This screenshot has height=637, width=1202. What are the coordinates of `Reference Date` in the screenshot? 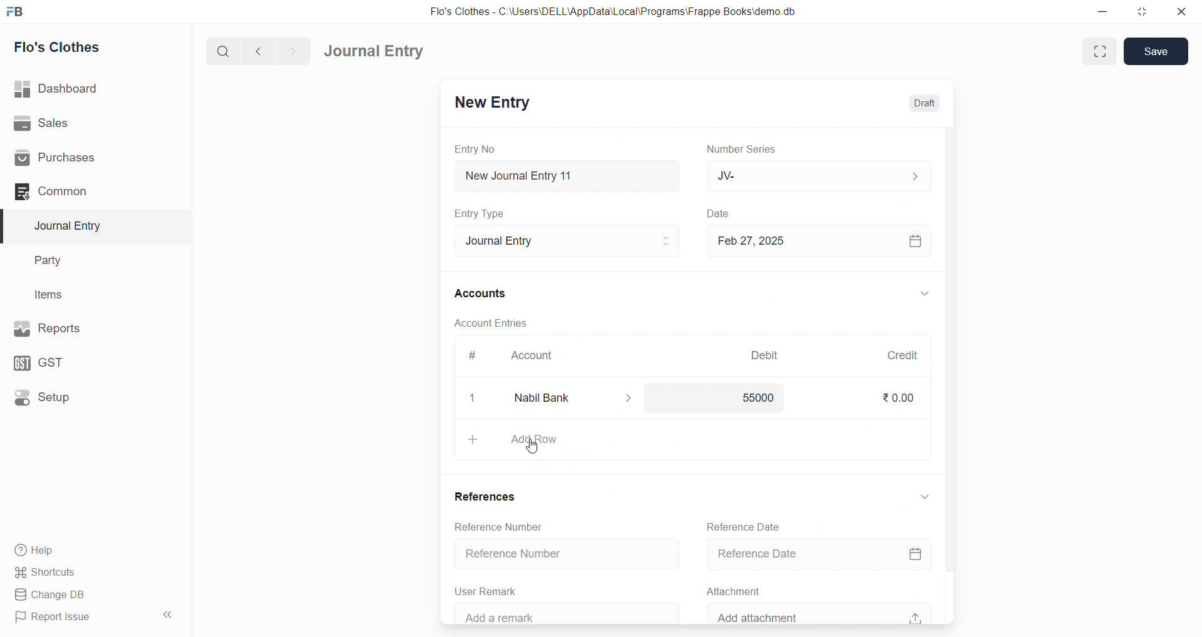 It's located at (818, 554).